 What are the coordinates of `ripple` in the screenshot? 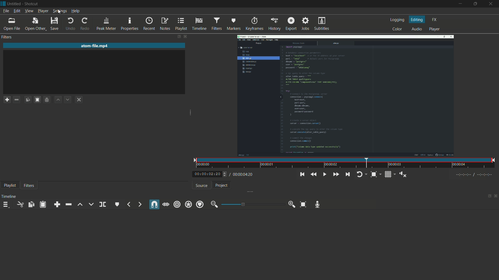 It's located at (177, 204).